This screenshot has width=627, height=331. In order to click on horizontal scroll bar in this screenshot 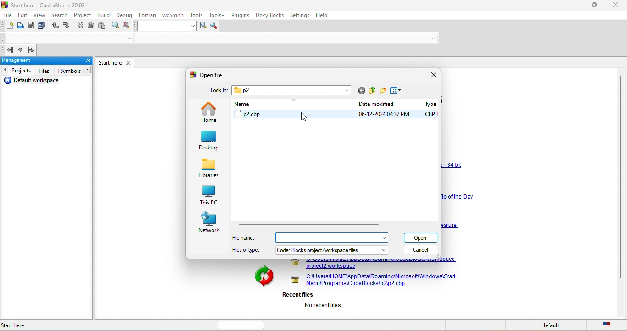, I will do `click(309, 225)`.